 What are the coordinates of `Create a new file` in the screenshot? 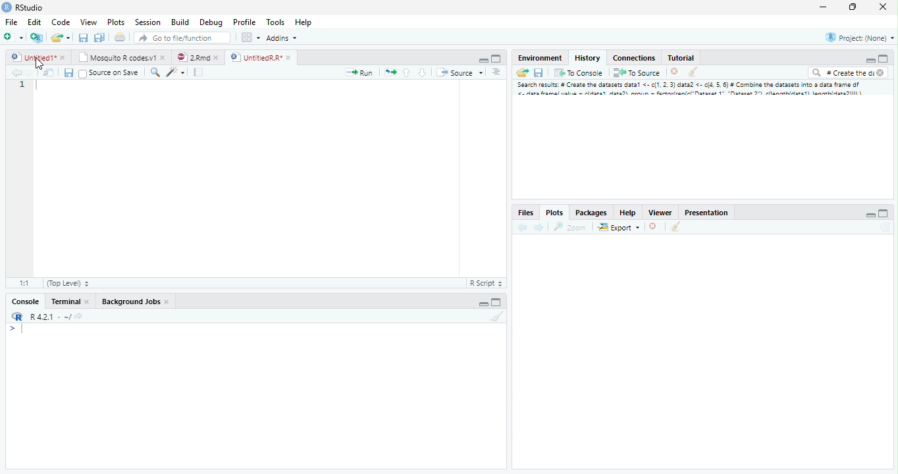 It's located at (62, 38).